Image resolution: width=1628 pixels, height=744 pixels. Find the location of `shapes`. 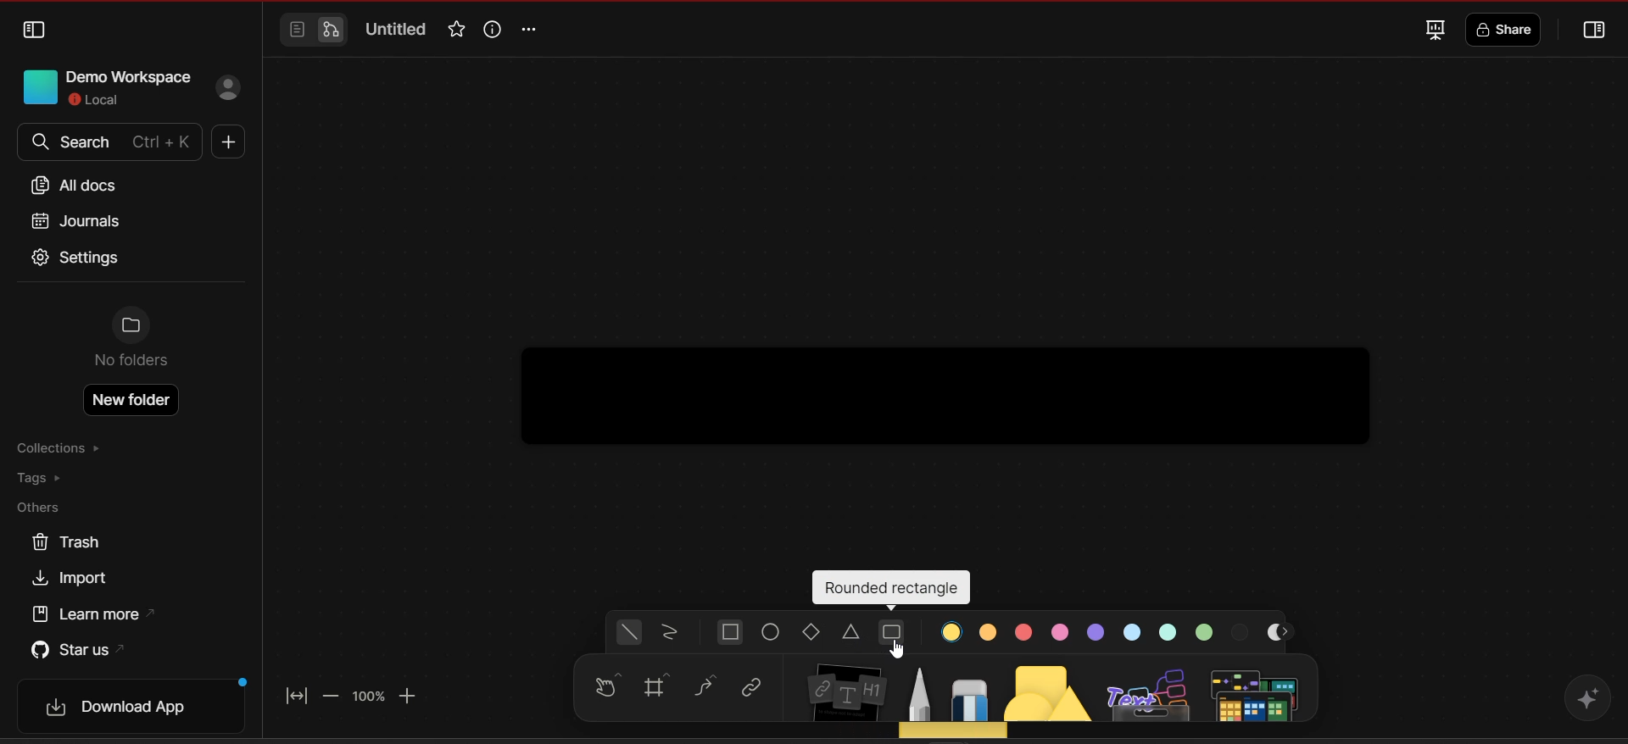

shapes is located at coordinates (1050, 689).